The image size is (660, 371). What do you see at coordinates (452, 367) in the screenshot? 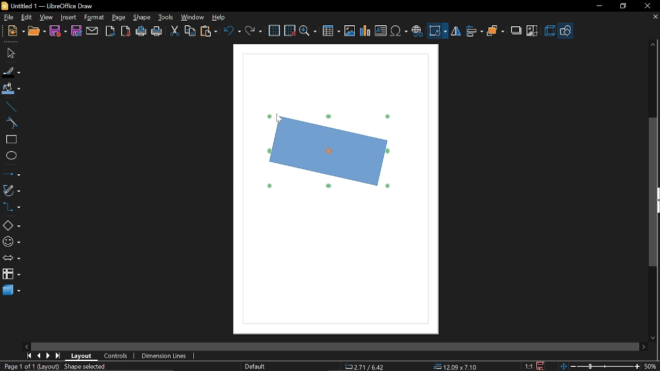
I see `0.00x0.00` at bounding box center [452, 367].